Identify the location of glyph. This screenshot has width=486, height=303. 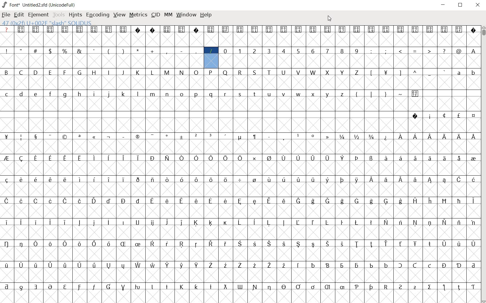
(36, 29).